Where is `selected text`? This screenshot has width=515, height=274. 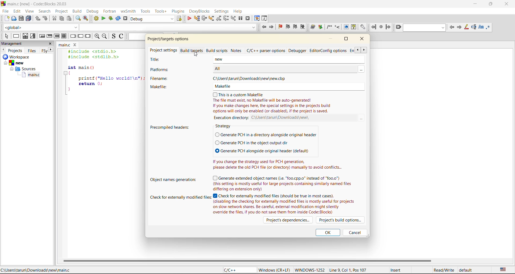 selected text is located at coordinates (474, 27).